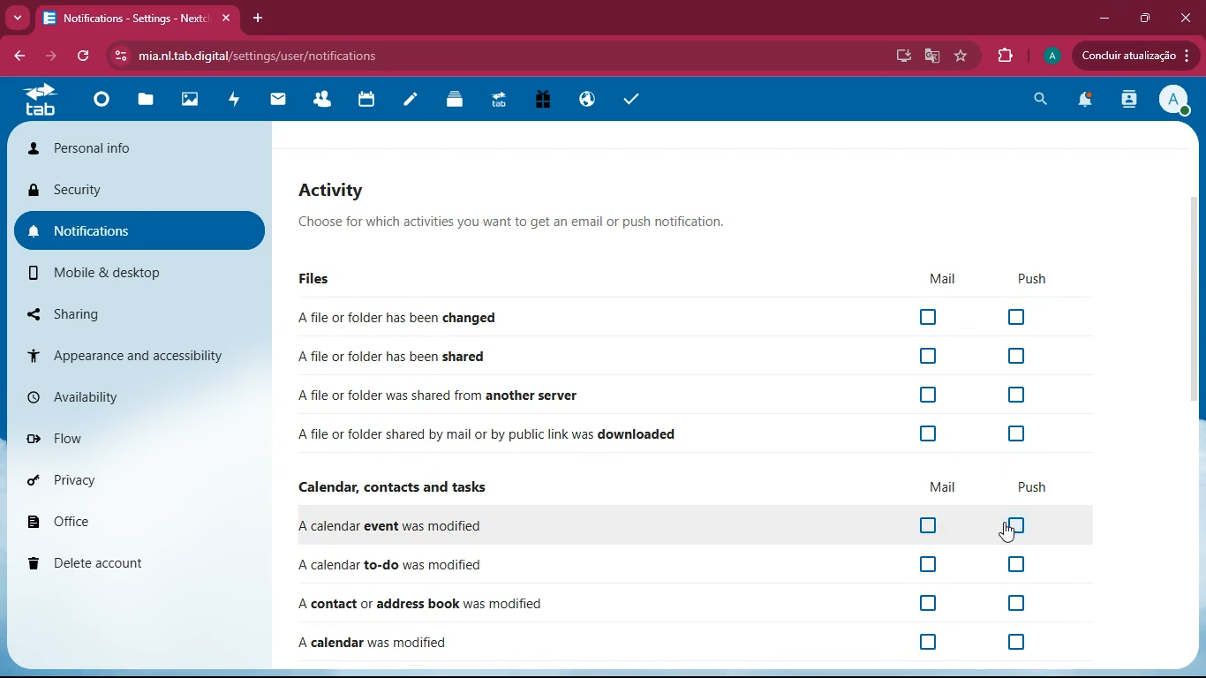 This screenshot has width=1206, height=678. Describe the element at coordinates (944, 487) in the screenshot. I see `mail` at that location.